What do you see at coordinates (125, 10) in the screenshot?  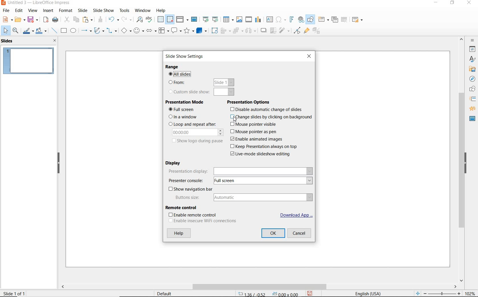 I see `TOOLS` at bounding box center [125, 10].